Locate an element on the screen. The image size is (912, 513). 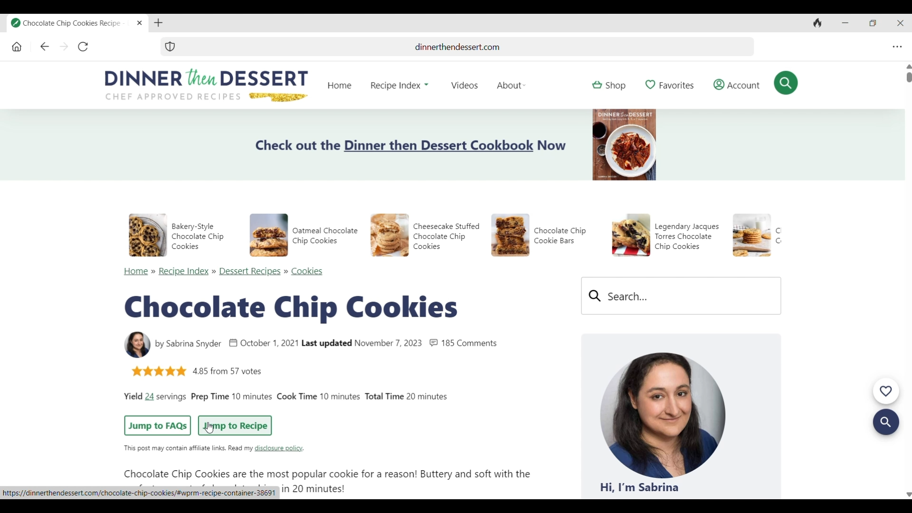
Shop is located at coordinates (609, 85).